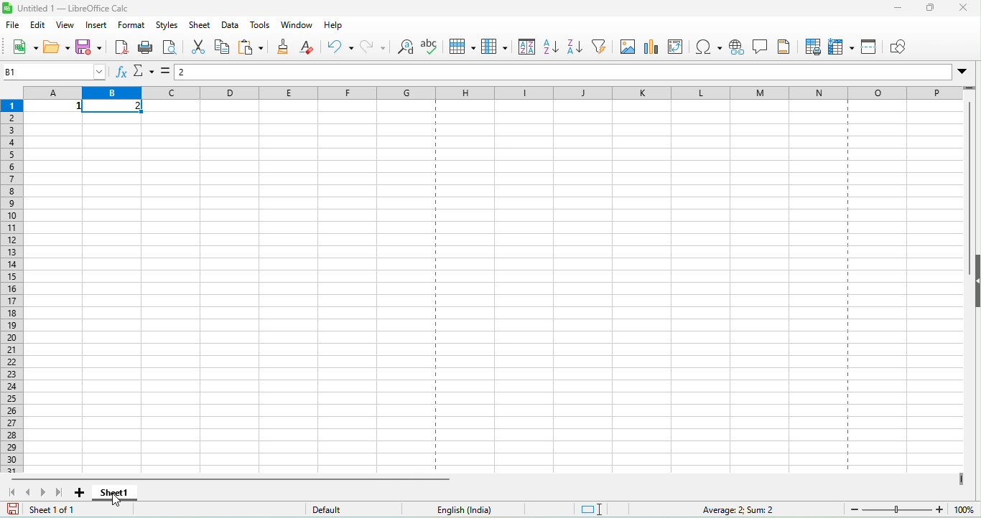  I want to click on show draw function, so click(903, 47).